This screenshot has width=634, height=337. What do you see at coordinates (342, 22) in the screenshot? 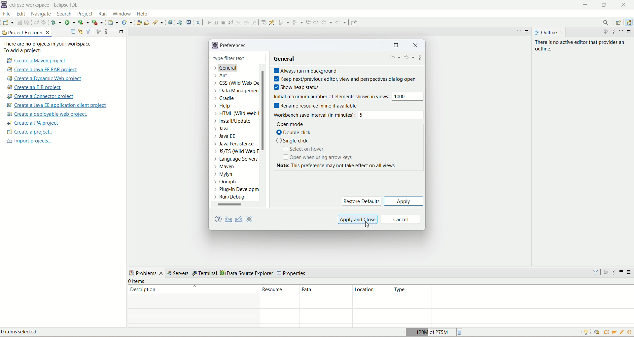
I see `forward` at bounding box center [342, 22].